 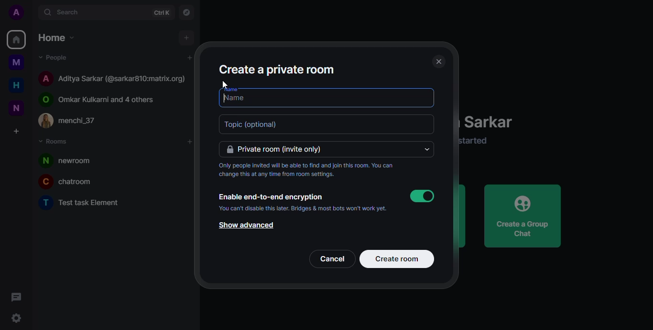 What do you see at coordinates (190, 142) in the screenshot?
I see `add` at bounding box center [190, 142].